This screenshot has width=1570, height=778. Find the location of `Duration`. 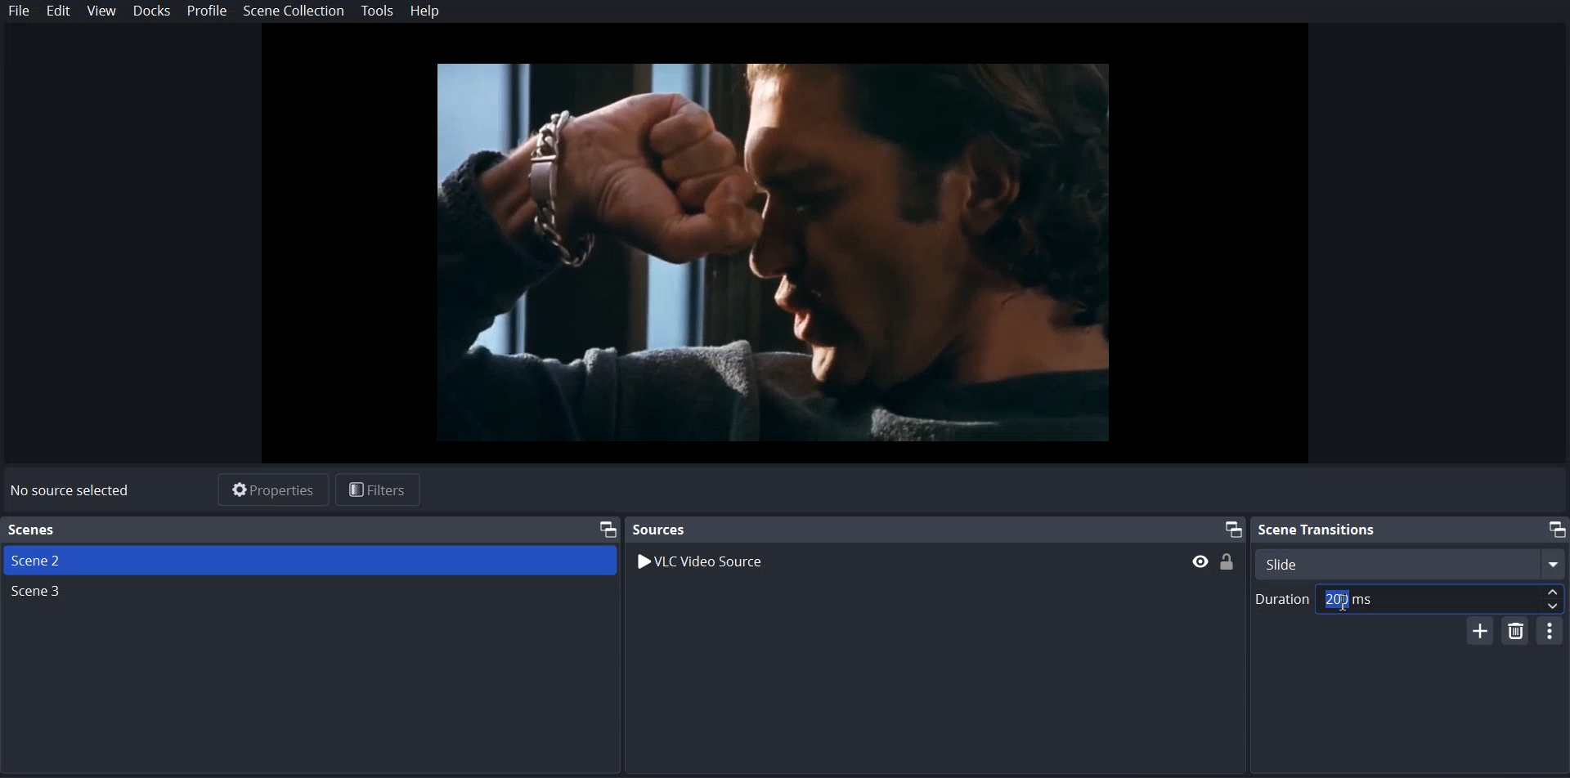

Duration is located at coordinates (1409, 599).